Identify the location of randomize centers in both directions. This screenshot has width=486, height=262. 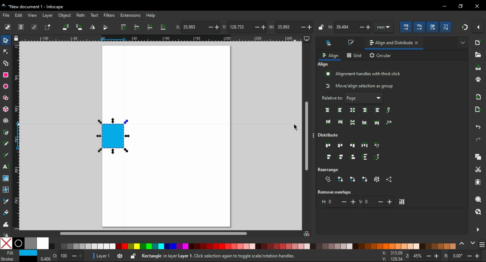
(377, 179).